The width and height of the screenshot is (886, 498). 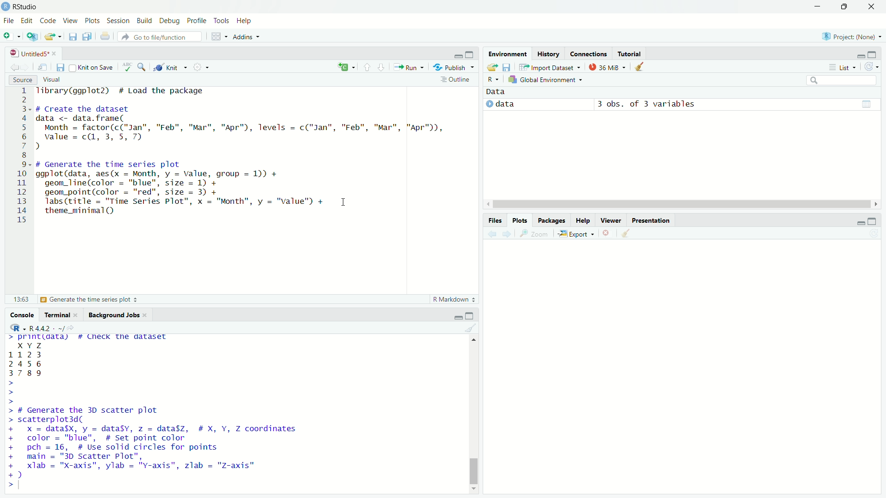 What do you see at coordinates (457, 317) in the screenshot?
I see `minimize` at bounding box center [457, 317].